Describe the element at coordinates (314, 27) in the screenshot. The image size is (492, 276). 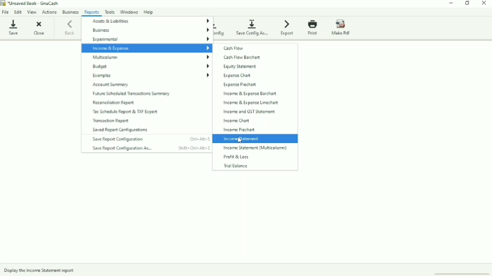
I see `Print` at that location.